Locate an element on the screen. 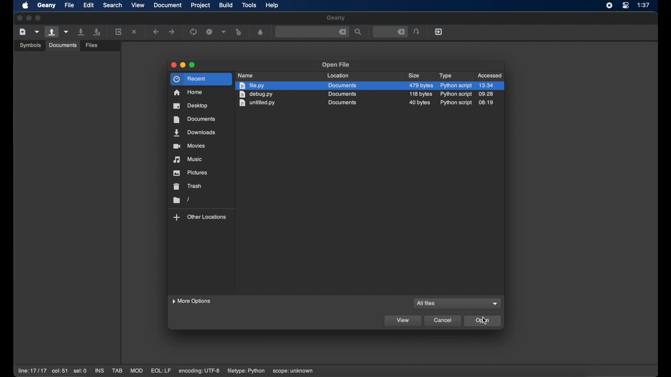  choose more build actions is located at coordinates (224, 32).